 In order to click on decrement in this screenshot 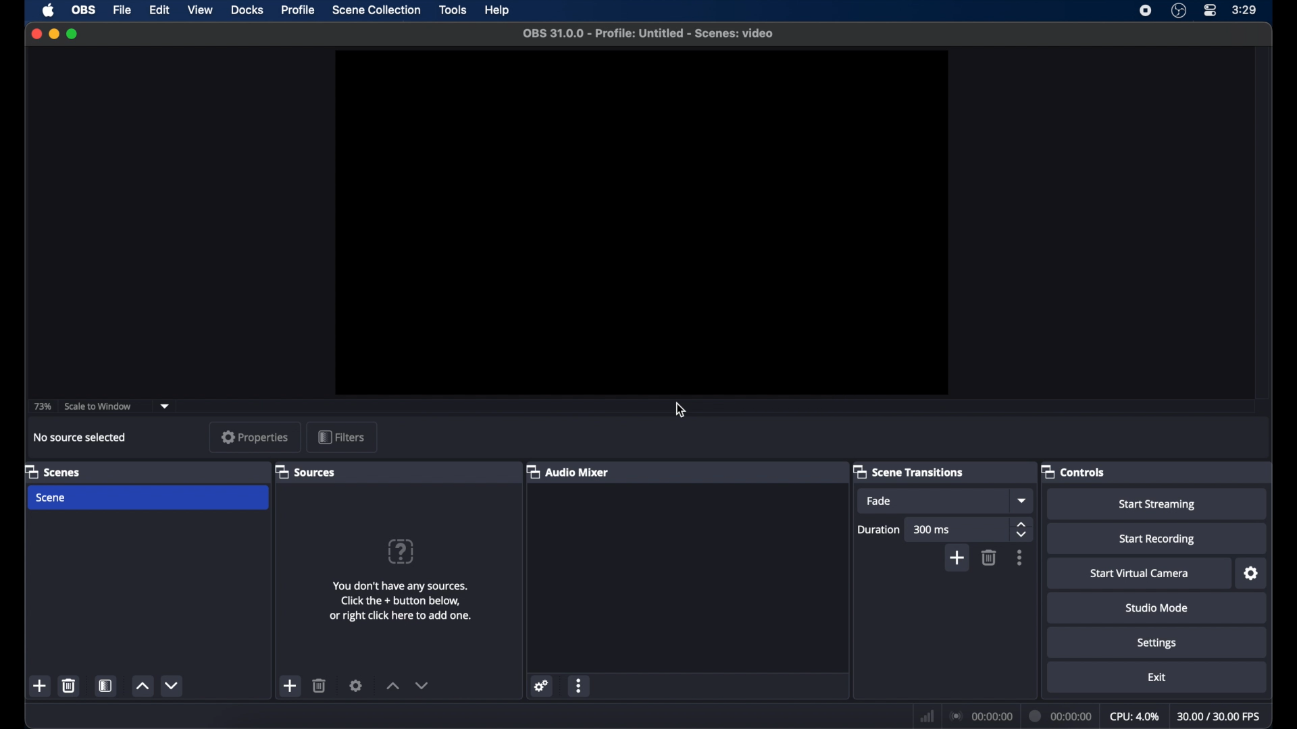, I will do `click(423, 685)`.